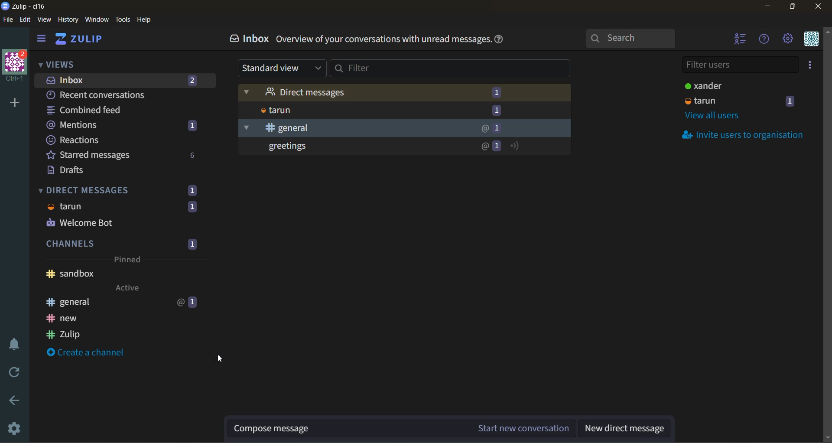 This screenshot has width=832, height=443. Describe the element at coordinates (741, 101) in the screenshot. I see `users and status` at that location.